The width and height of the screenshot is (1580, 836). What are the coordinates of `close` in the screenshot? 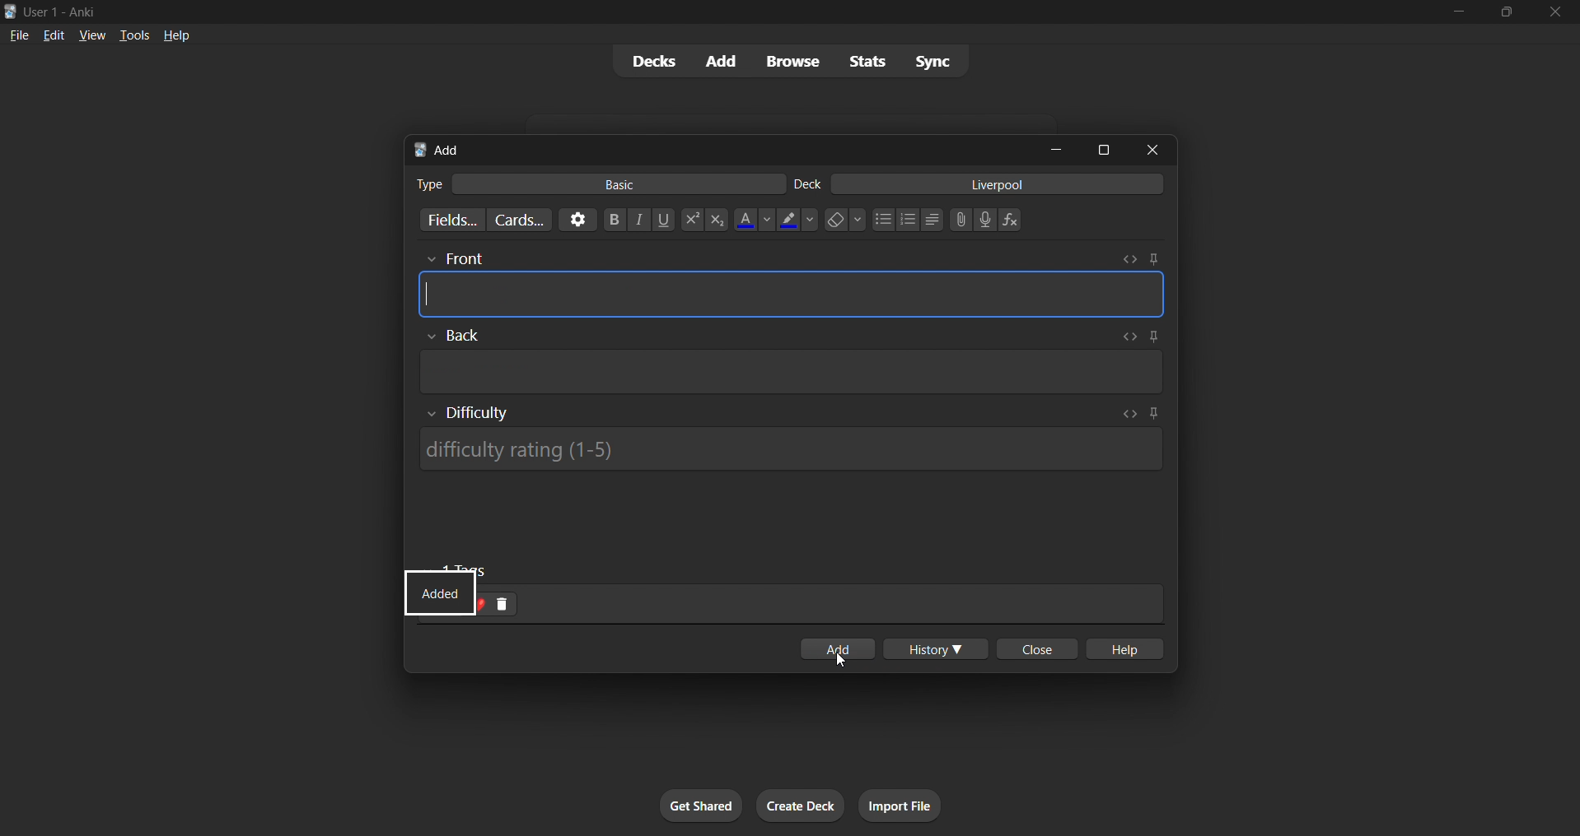 It's located at (1157, 149).